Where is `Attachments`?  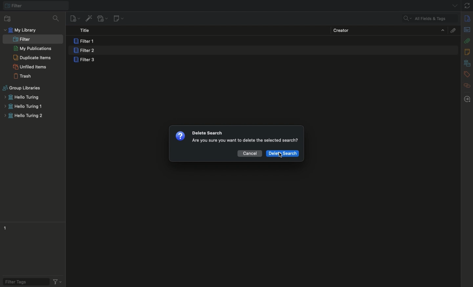 Attachments is located at coordinates (452, 30).